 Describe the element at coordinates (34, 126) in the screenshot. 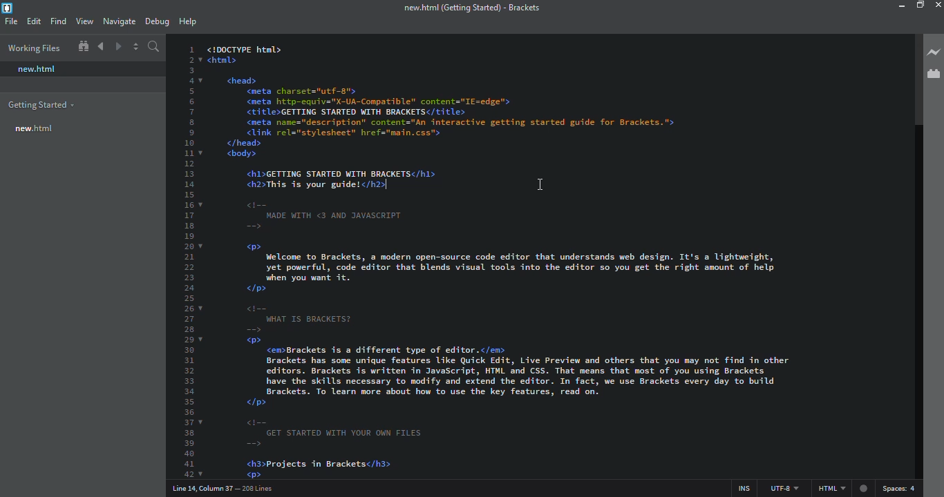

I see `new` at that location.